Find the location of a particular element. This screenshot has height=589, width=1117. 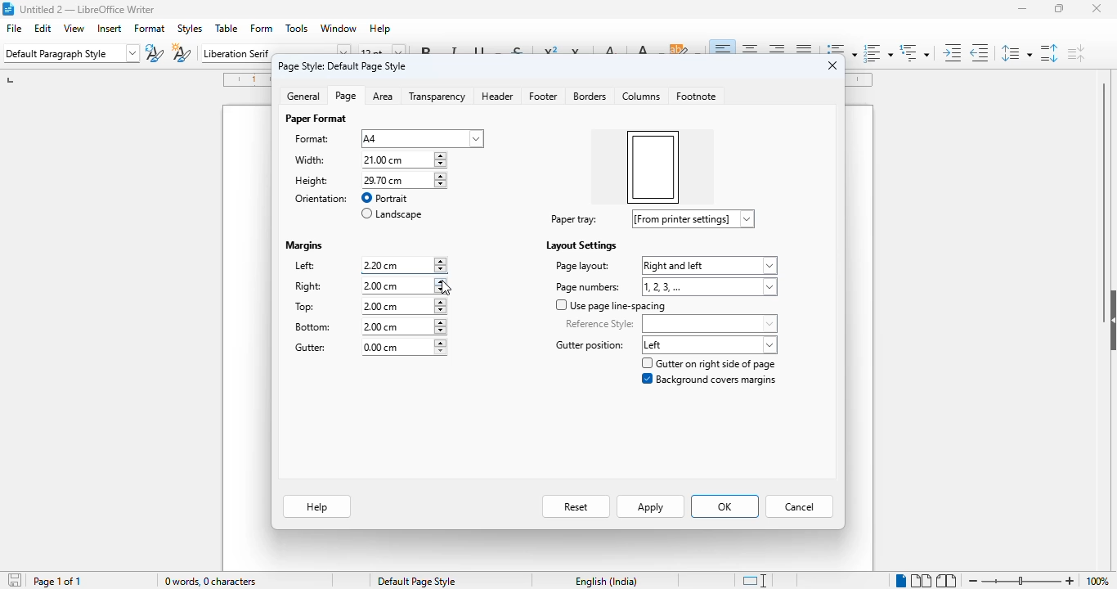

left:  is located at coordinates (306, 266).